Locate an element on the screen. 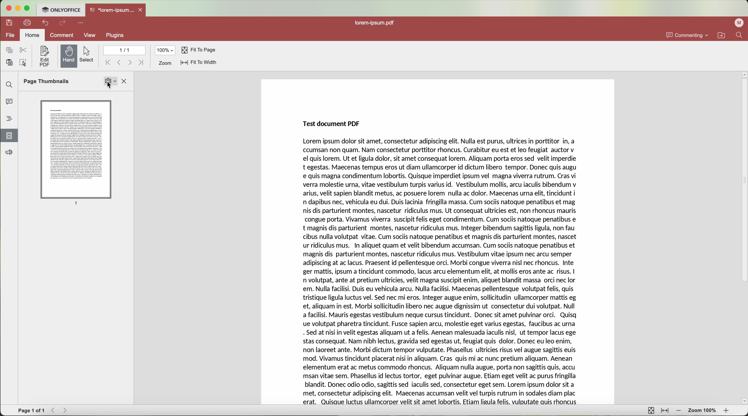 The height and width of the screenshot is (416, 748). lorem-ipsum.pdf is located at coordinates (376, 22).